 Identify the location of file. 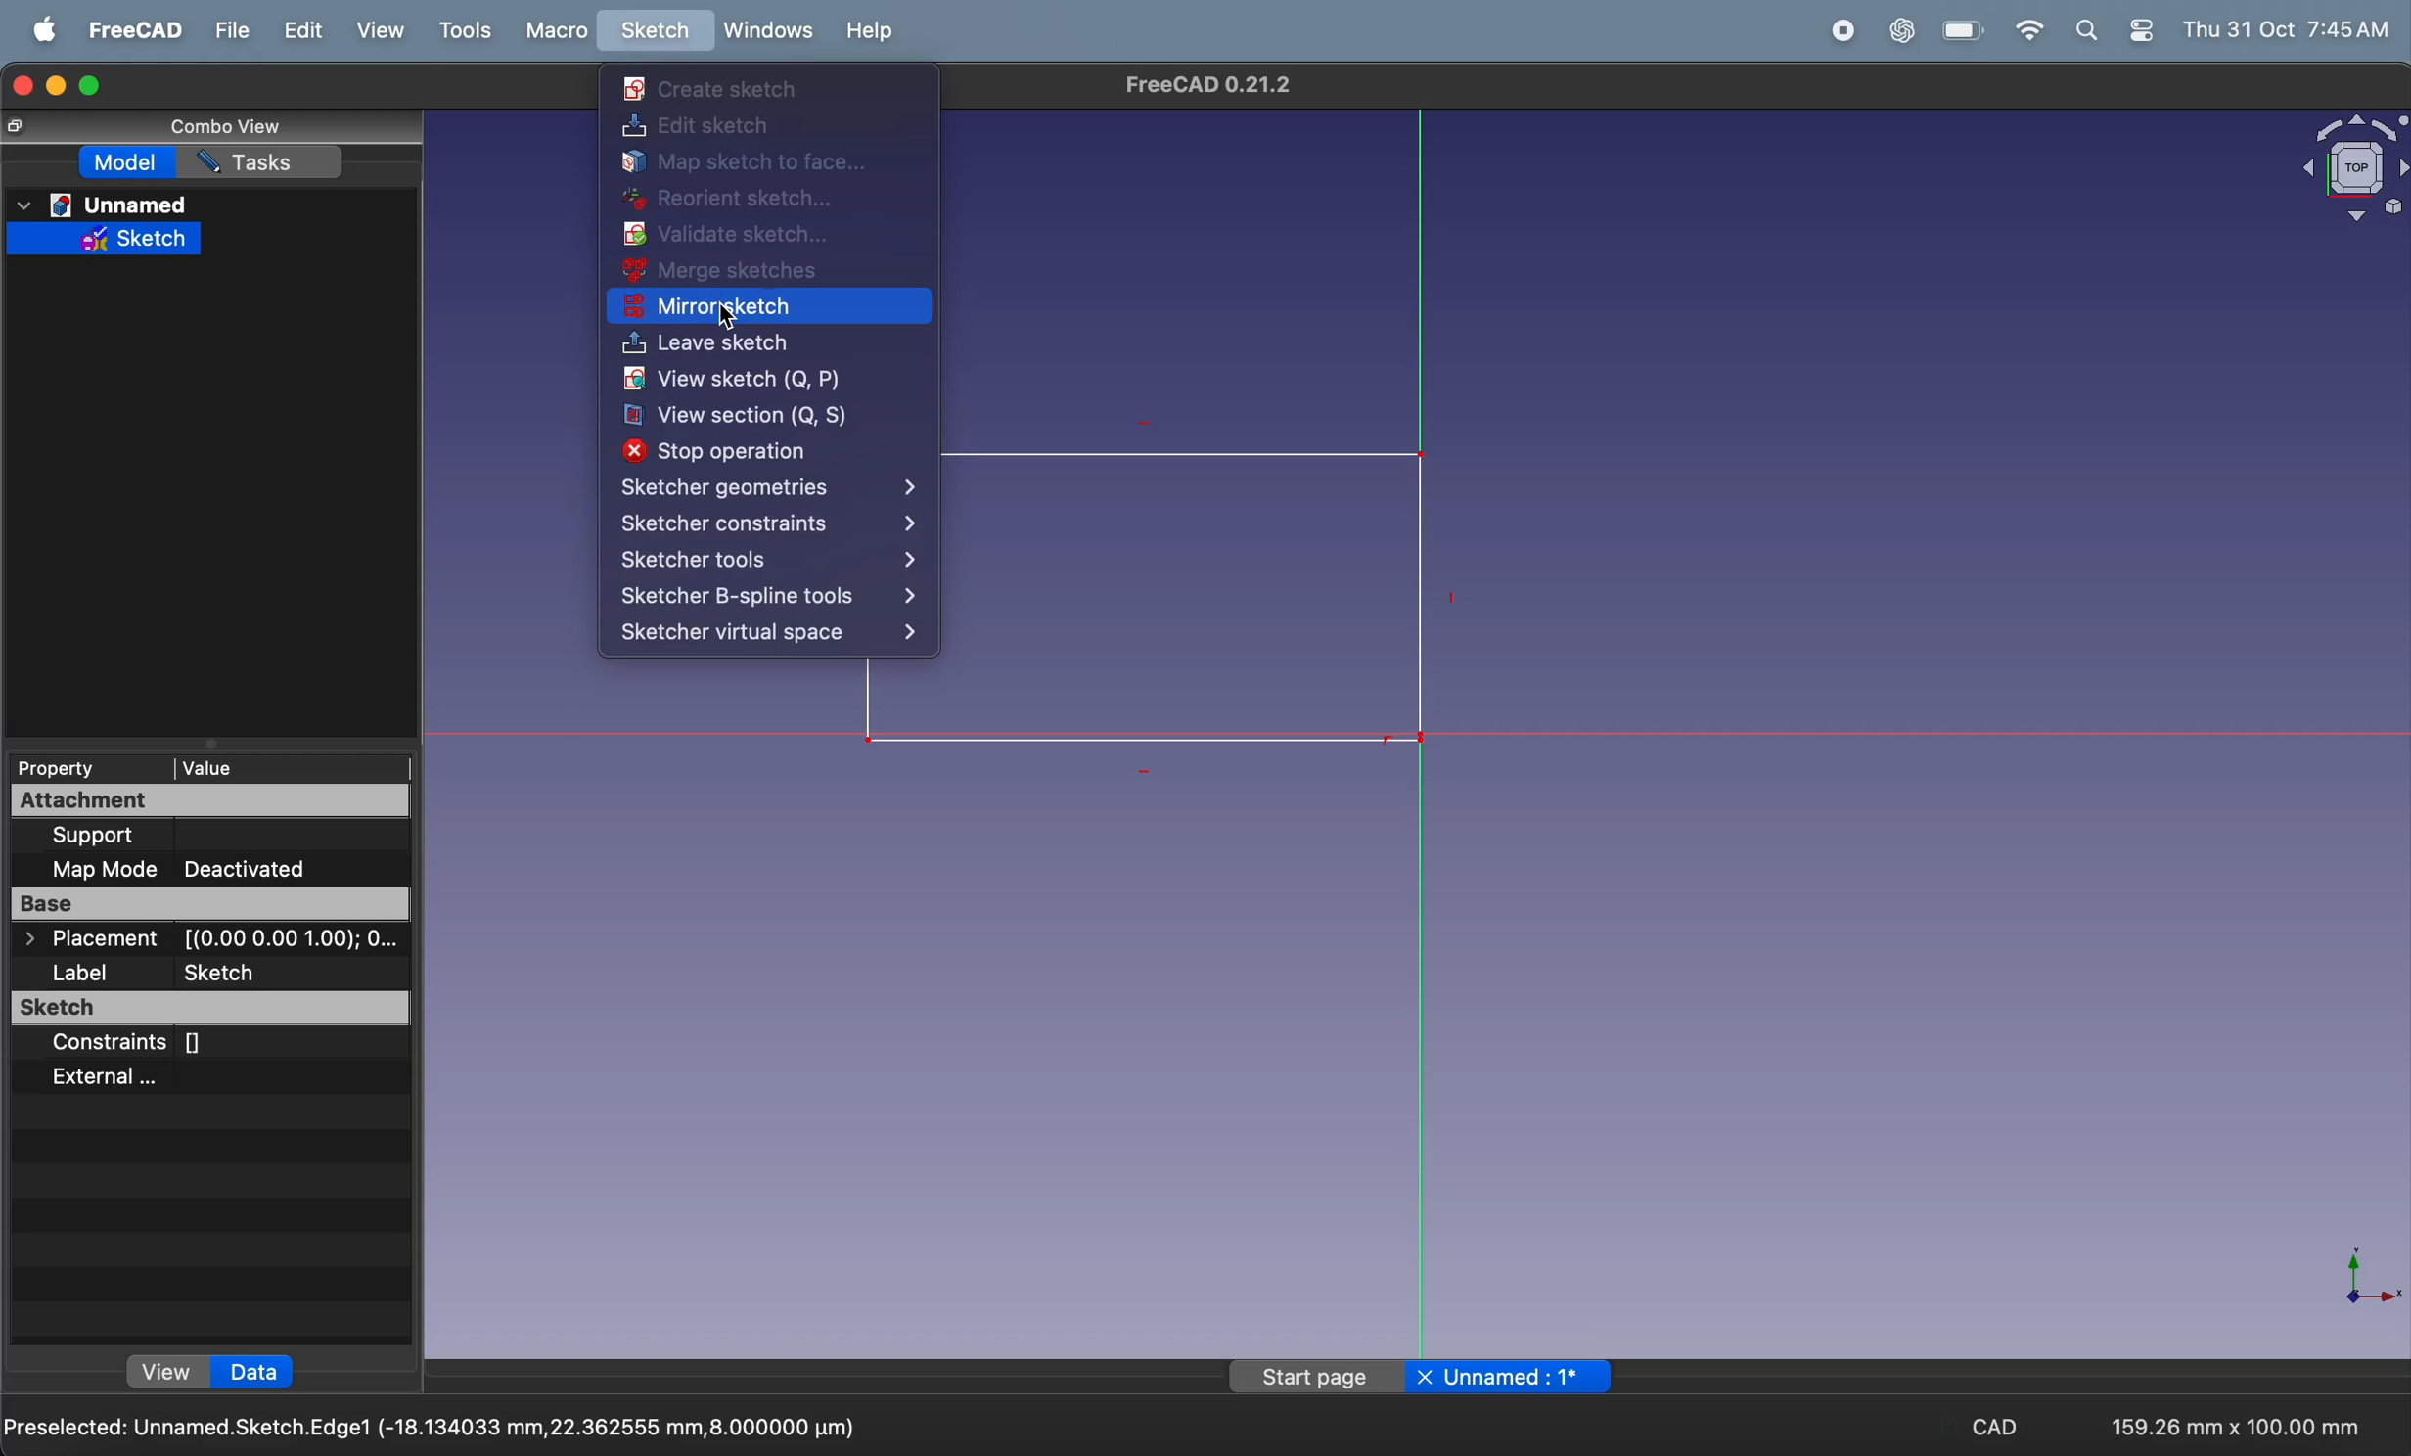
(230, 34).